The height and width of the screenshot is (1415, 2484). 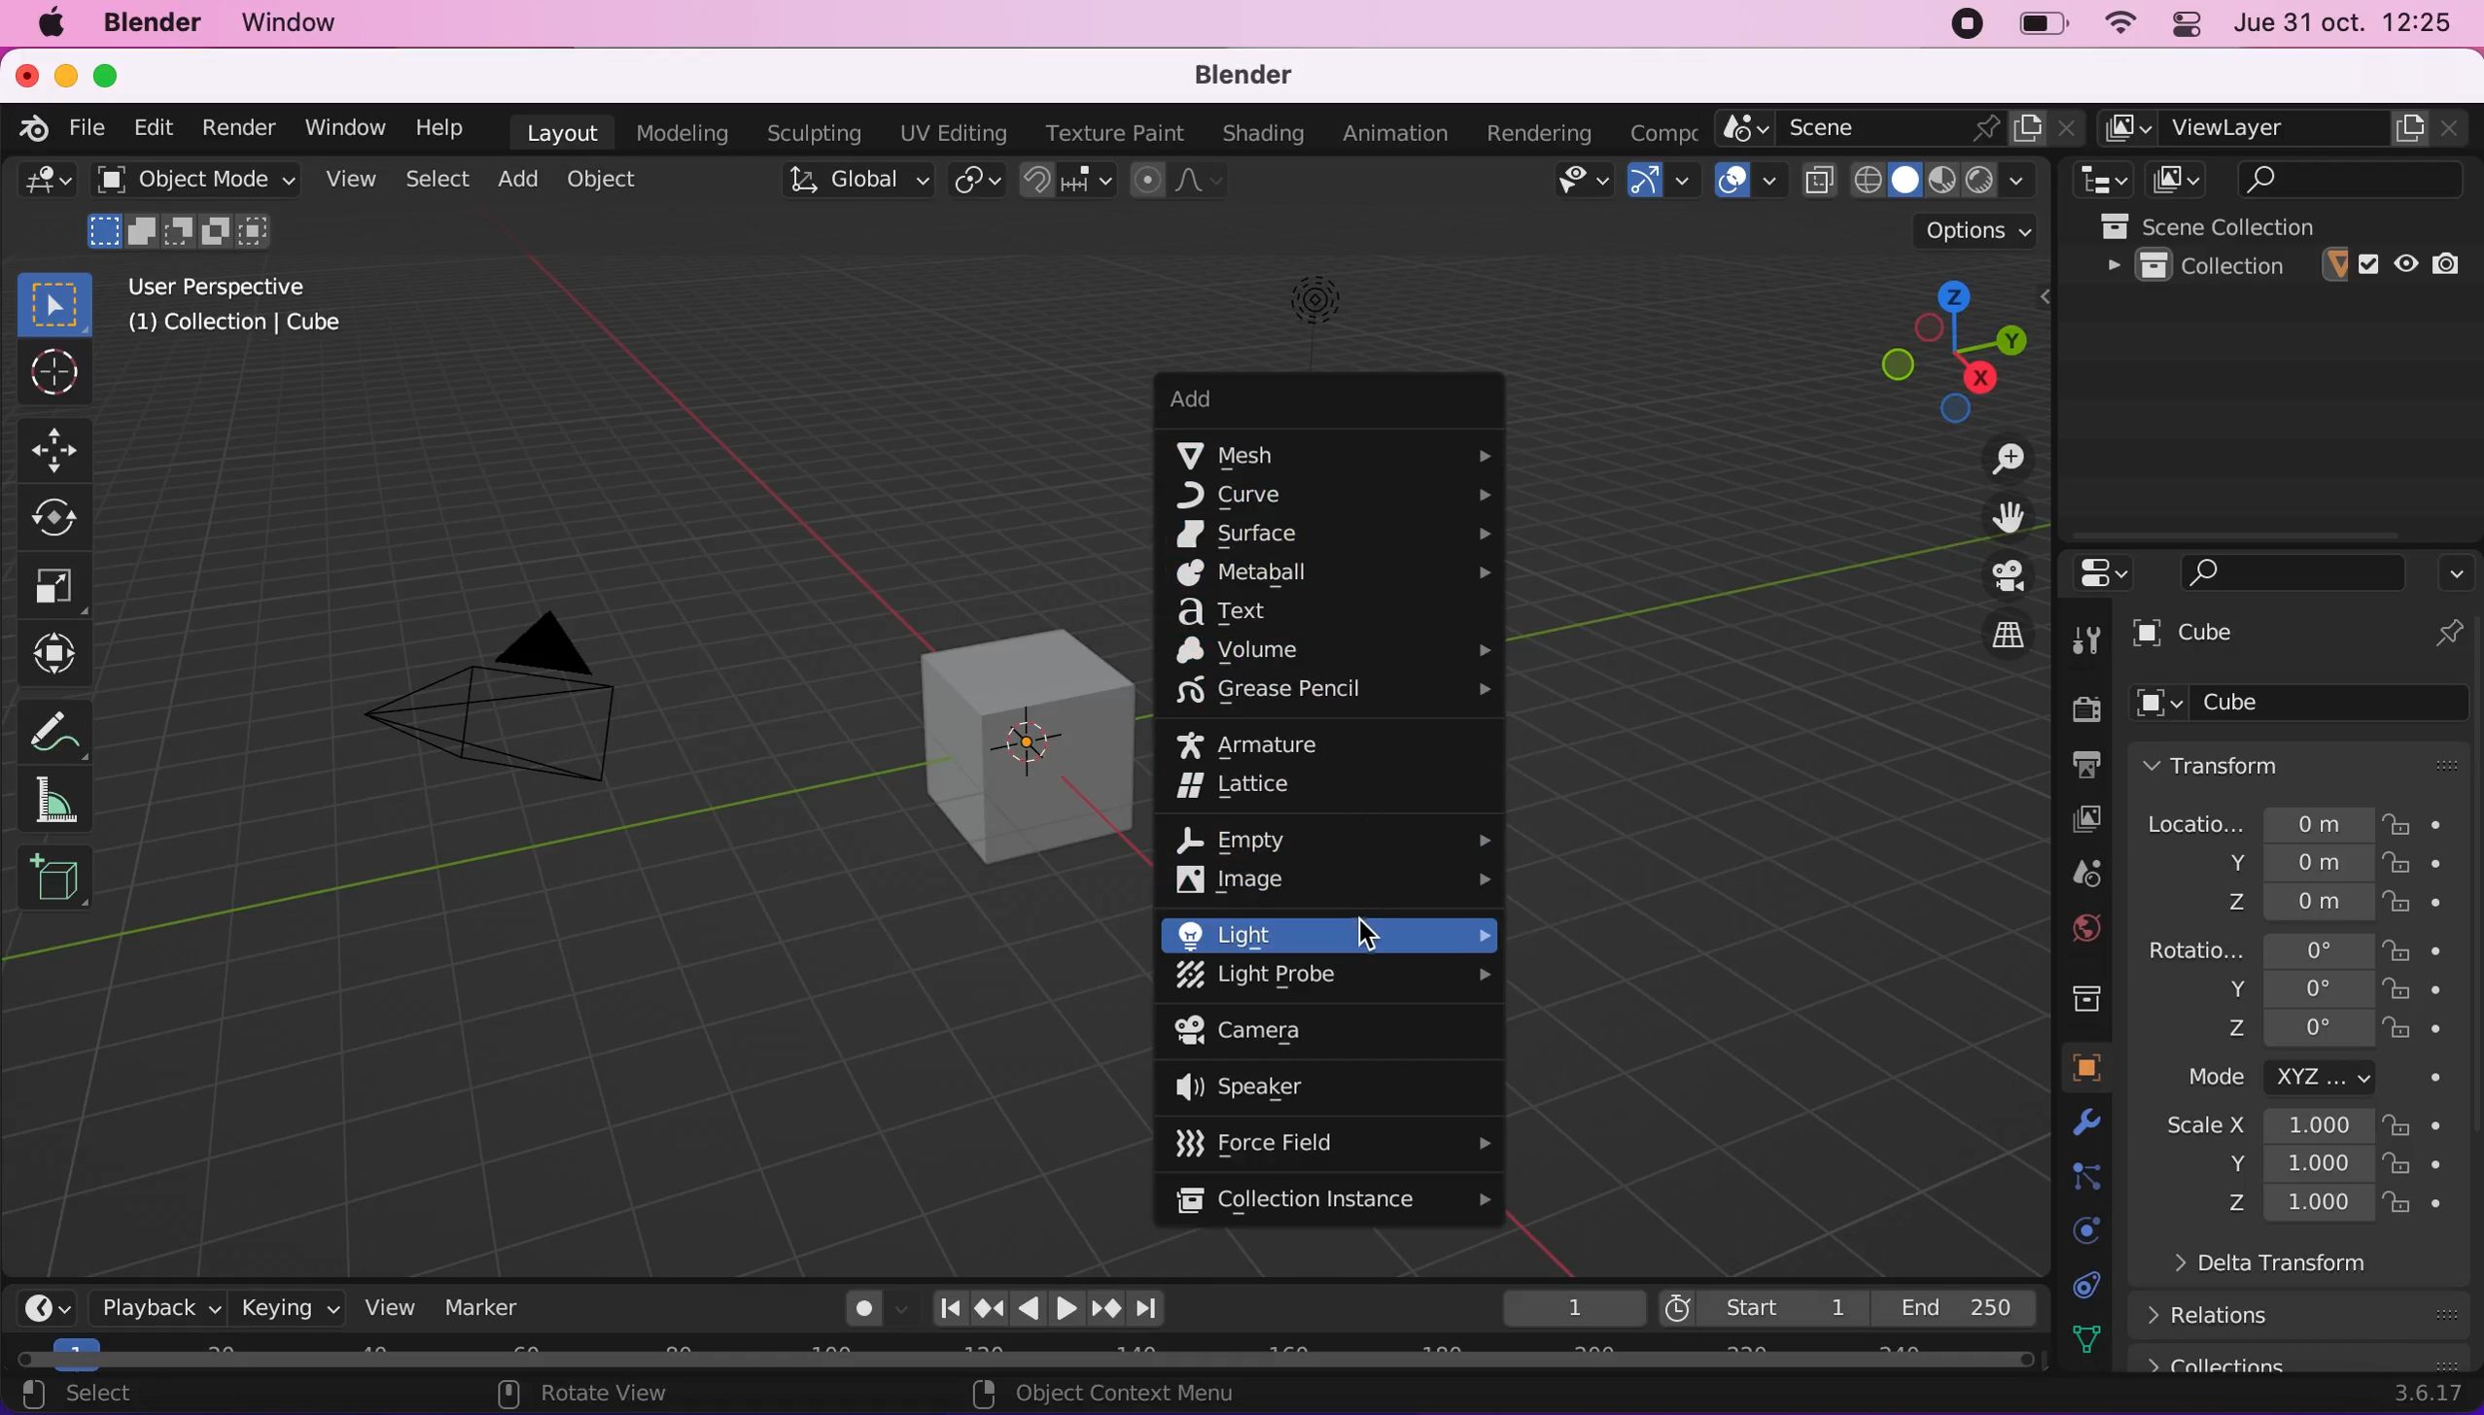 What do you see at coordinates (1951, 179) in the screenshot?
I see `viewport shading` at bounding box center [1951, 179].